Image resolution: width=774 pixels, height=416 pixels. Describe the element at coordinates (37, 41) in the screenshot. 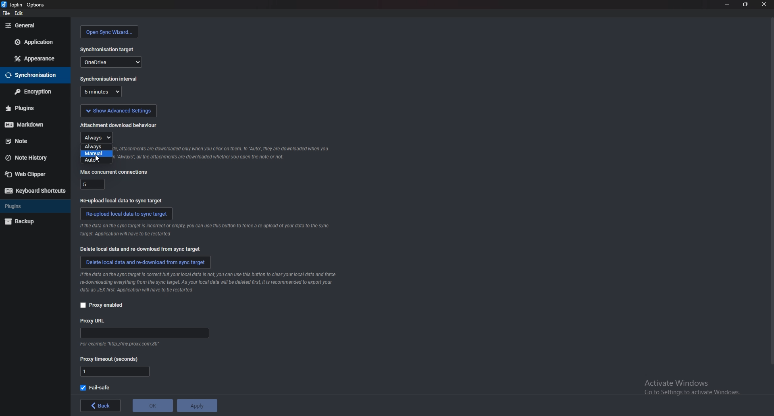

I see `application` at that location.